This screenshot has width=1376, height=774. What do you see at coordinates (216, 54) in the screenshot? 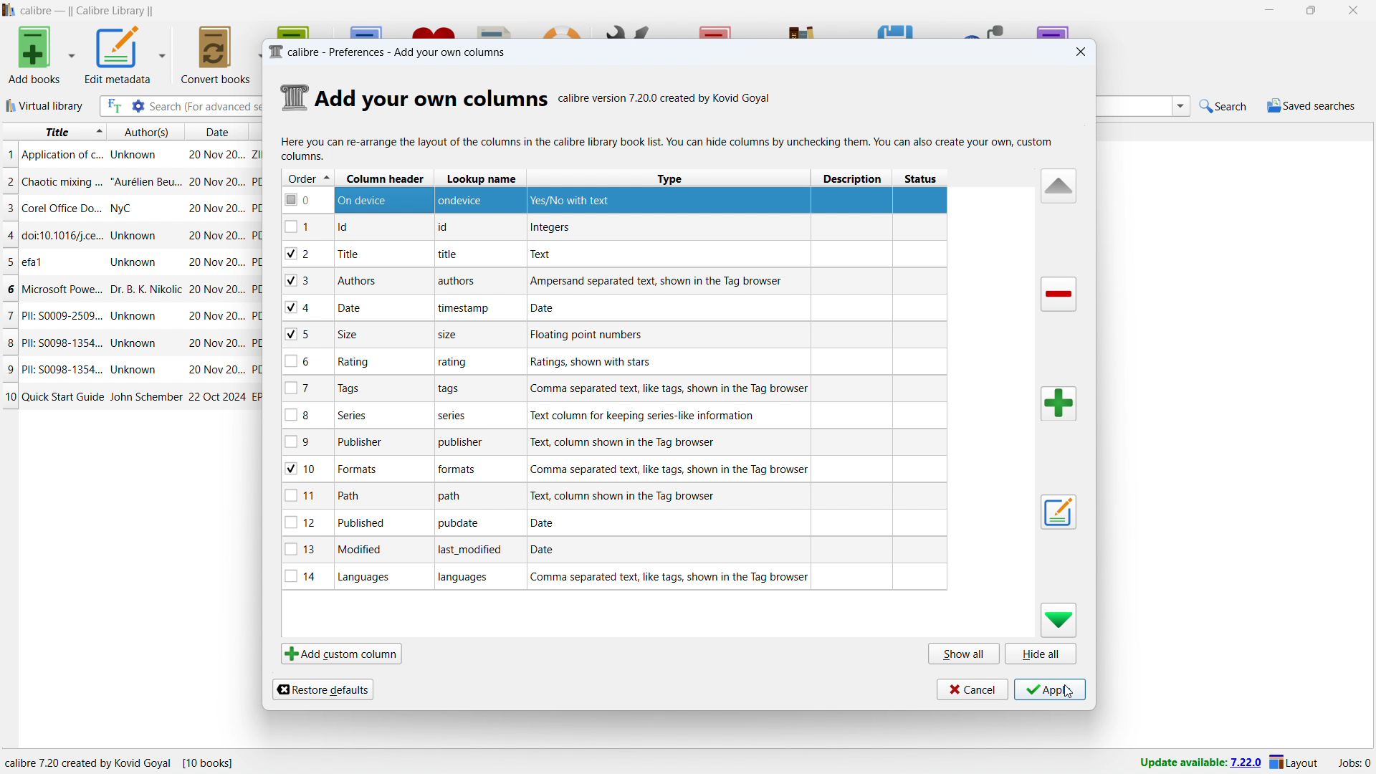
I see `convert books` at bounding box center [216, 54].